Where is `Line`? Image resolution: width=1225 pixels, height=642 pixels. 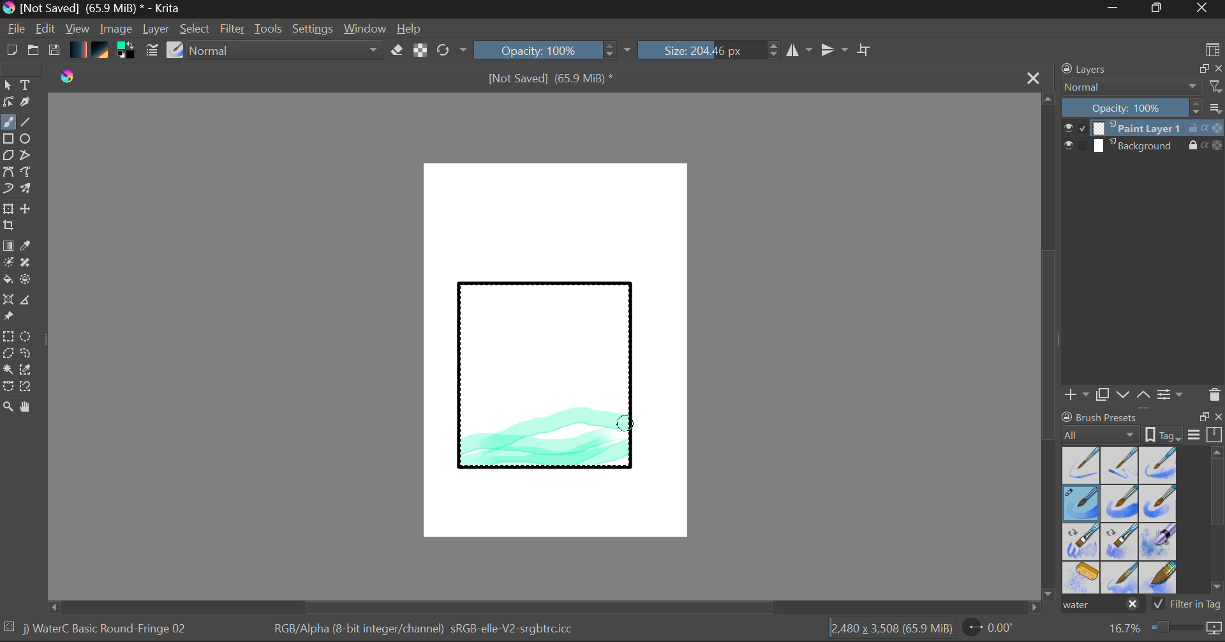 Line is located at coordinates (26, 123).